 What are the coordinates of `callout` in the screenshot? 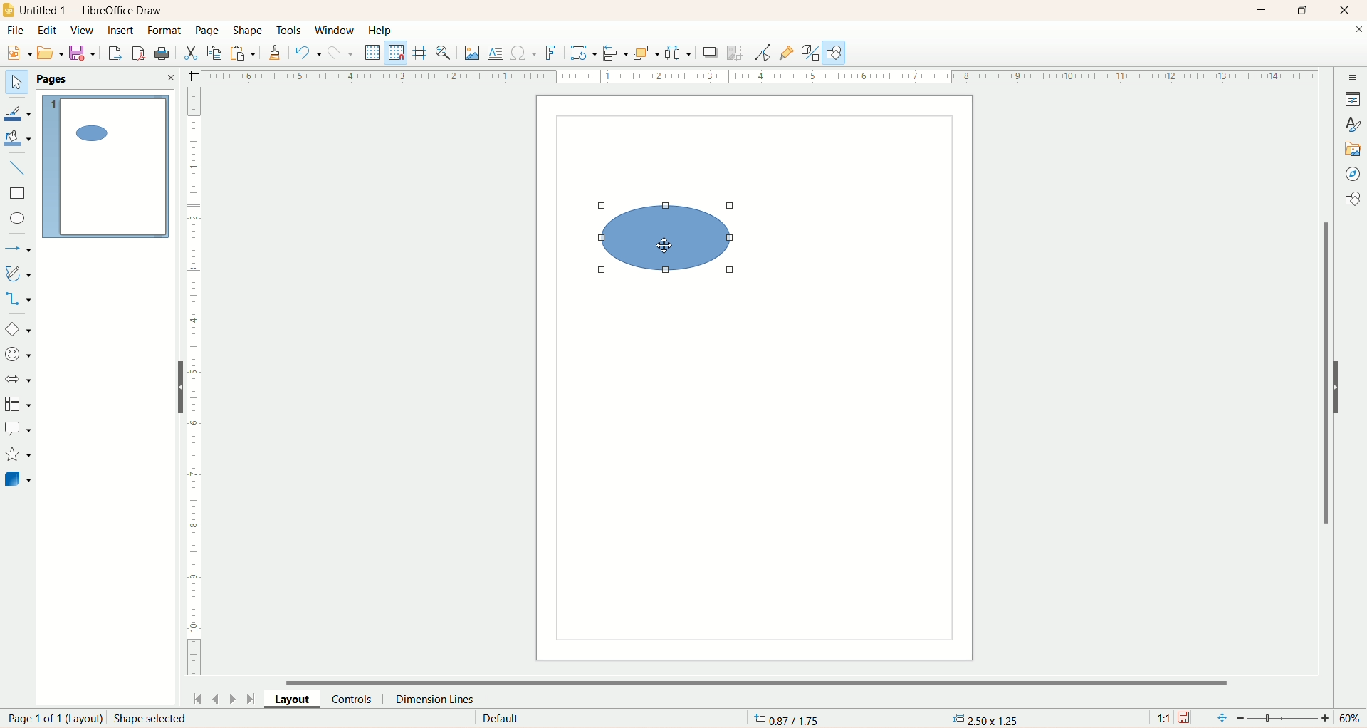 It's located at (17, 430).